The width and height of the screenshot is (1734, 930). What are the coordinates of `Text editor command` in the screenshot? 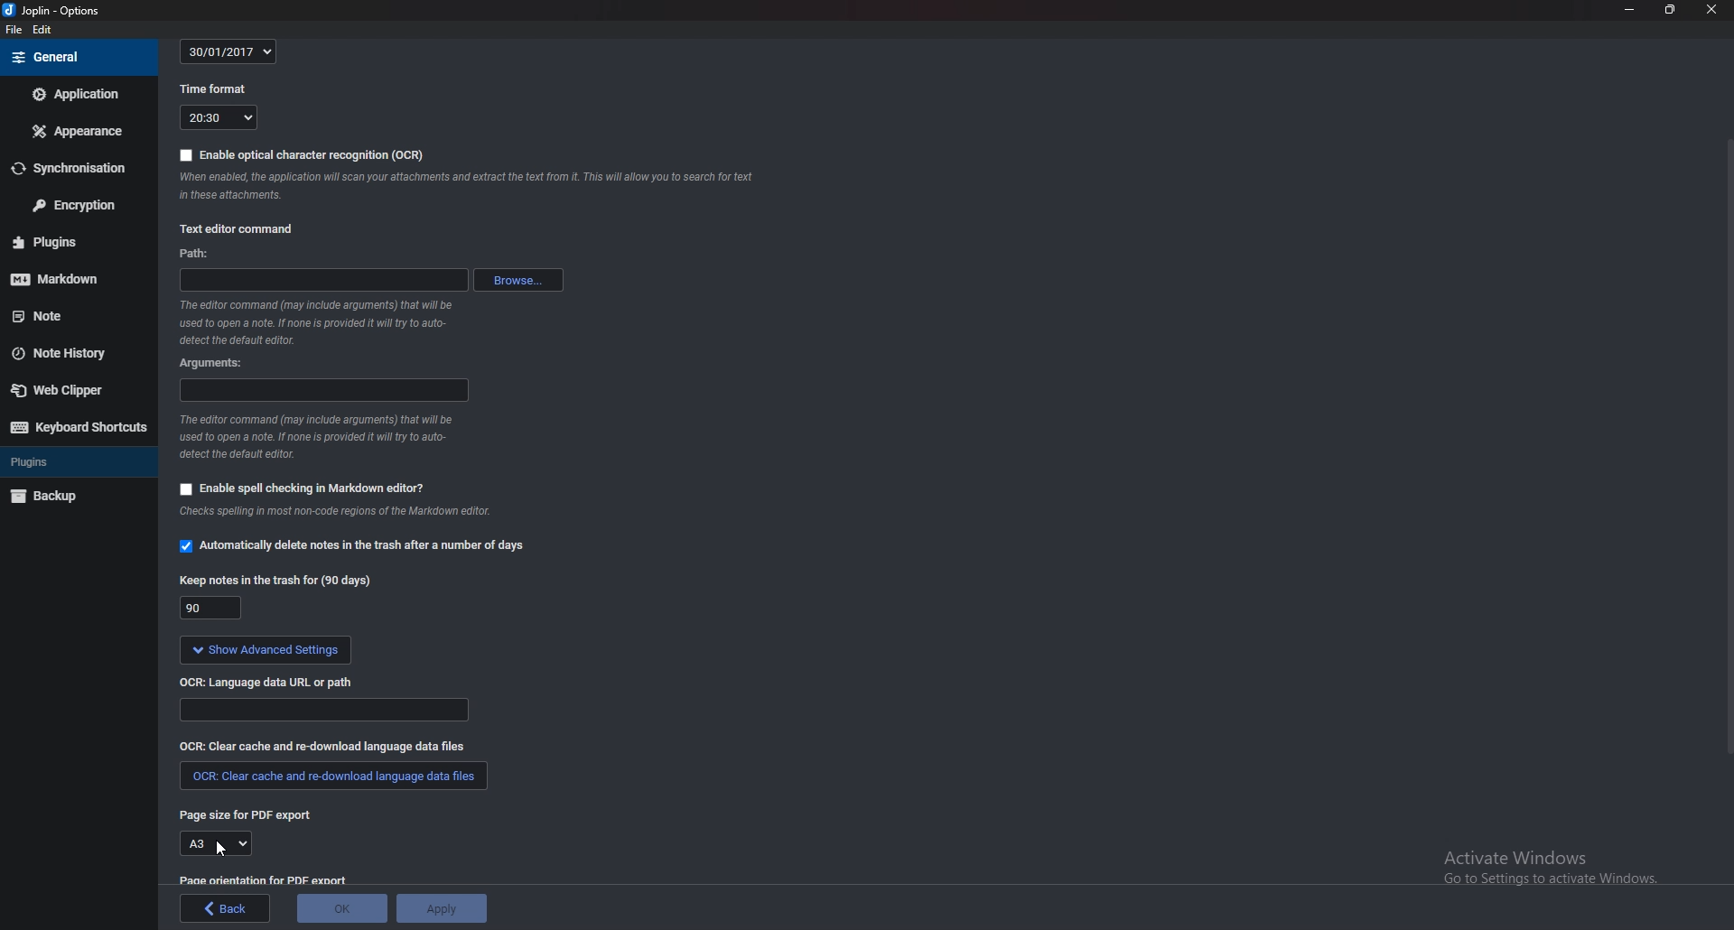 It's located at (238, 229).